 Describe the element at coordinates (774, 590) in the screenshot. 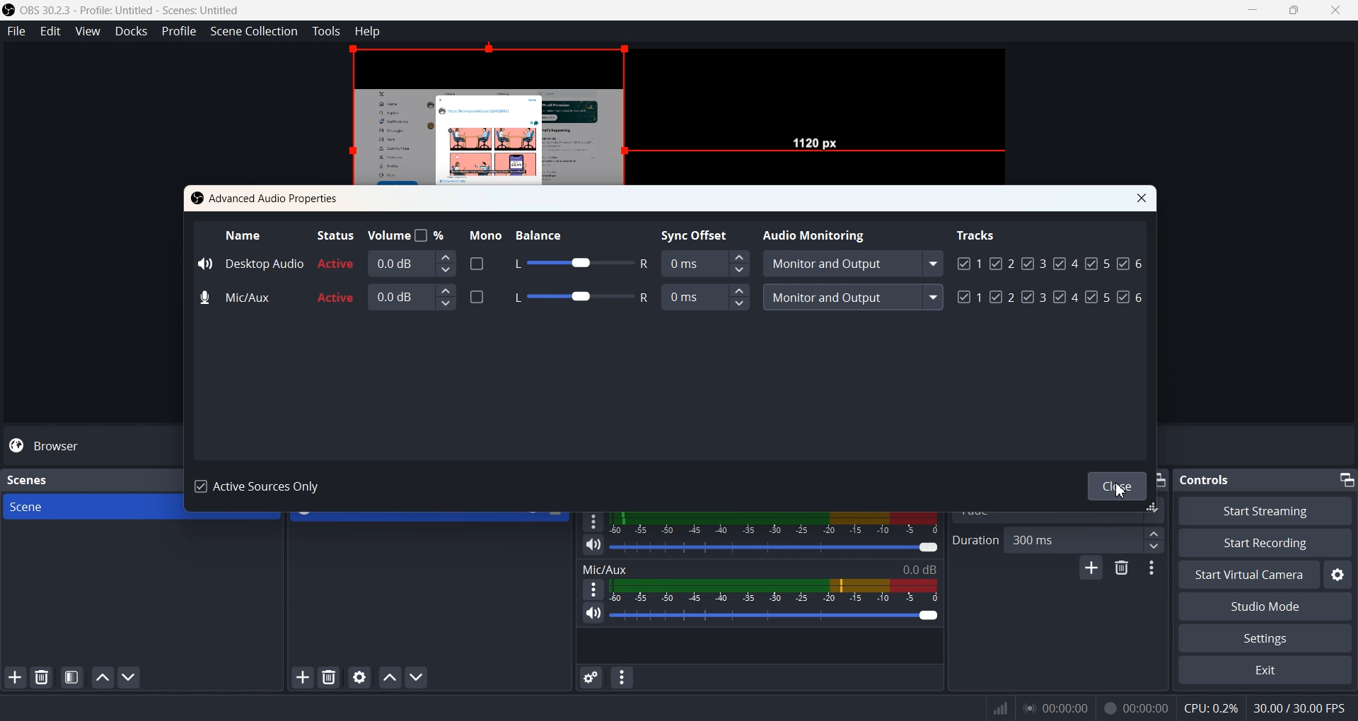

I see `Volume Indicator` at that location.